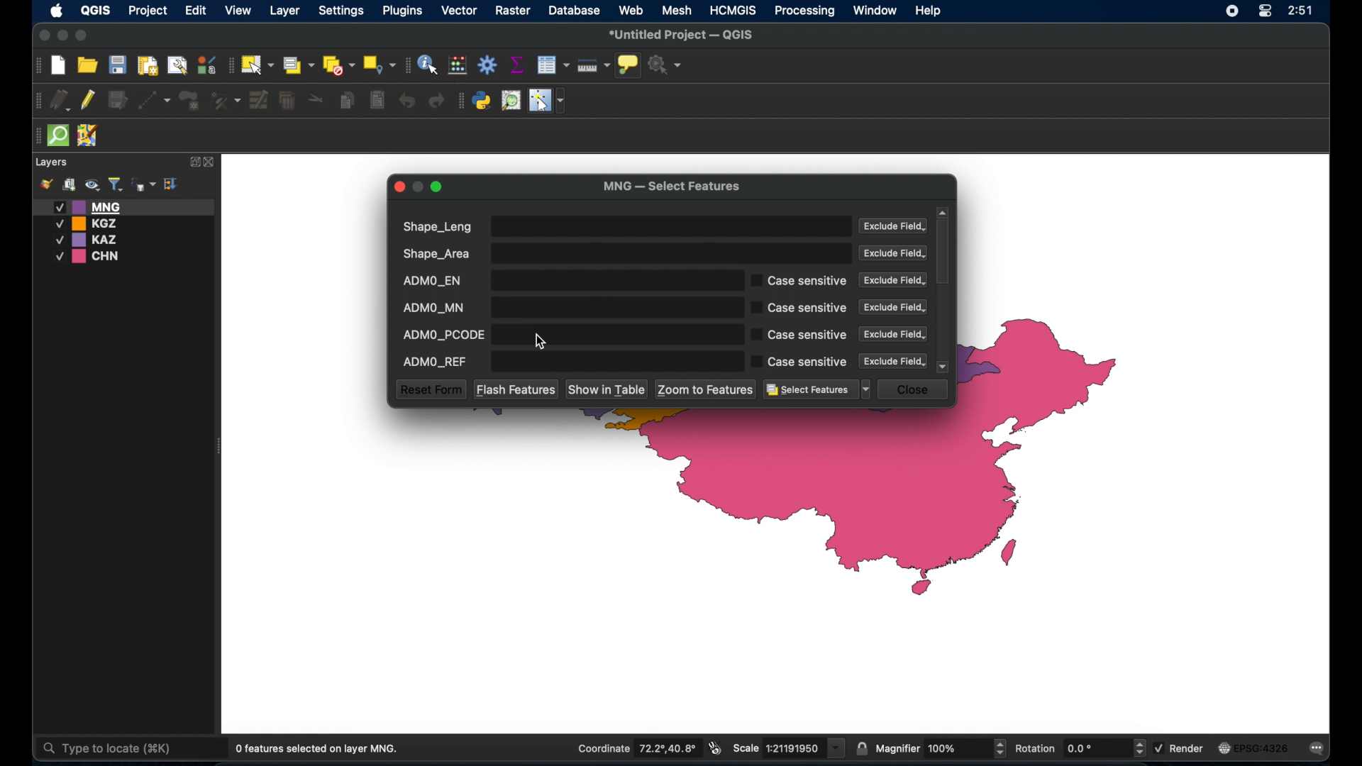  Describe the element at coordinates (438, 188) in the screenshot. I see `maximize` at that location.